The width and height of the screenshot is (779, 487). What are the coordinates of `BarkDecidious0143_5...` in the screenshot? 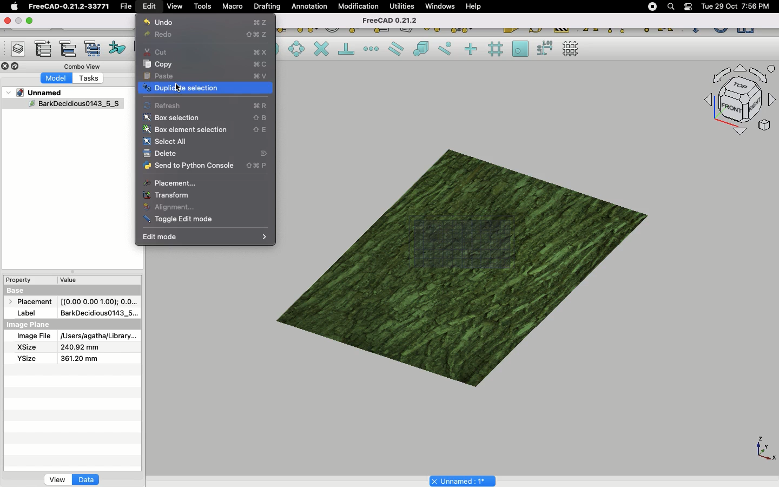 It's located at (98, 313).